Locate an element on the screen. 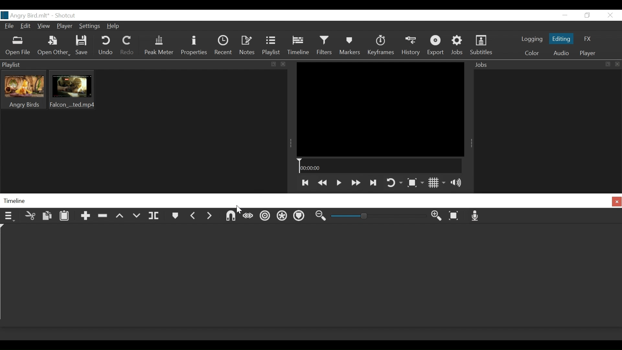 Image resolution: width=622 pixels, height=350 pixels. Markers is located at coordinates (351, 46).